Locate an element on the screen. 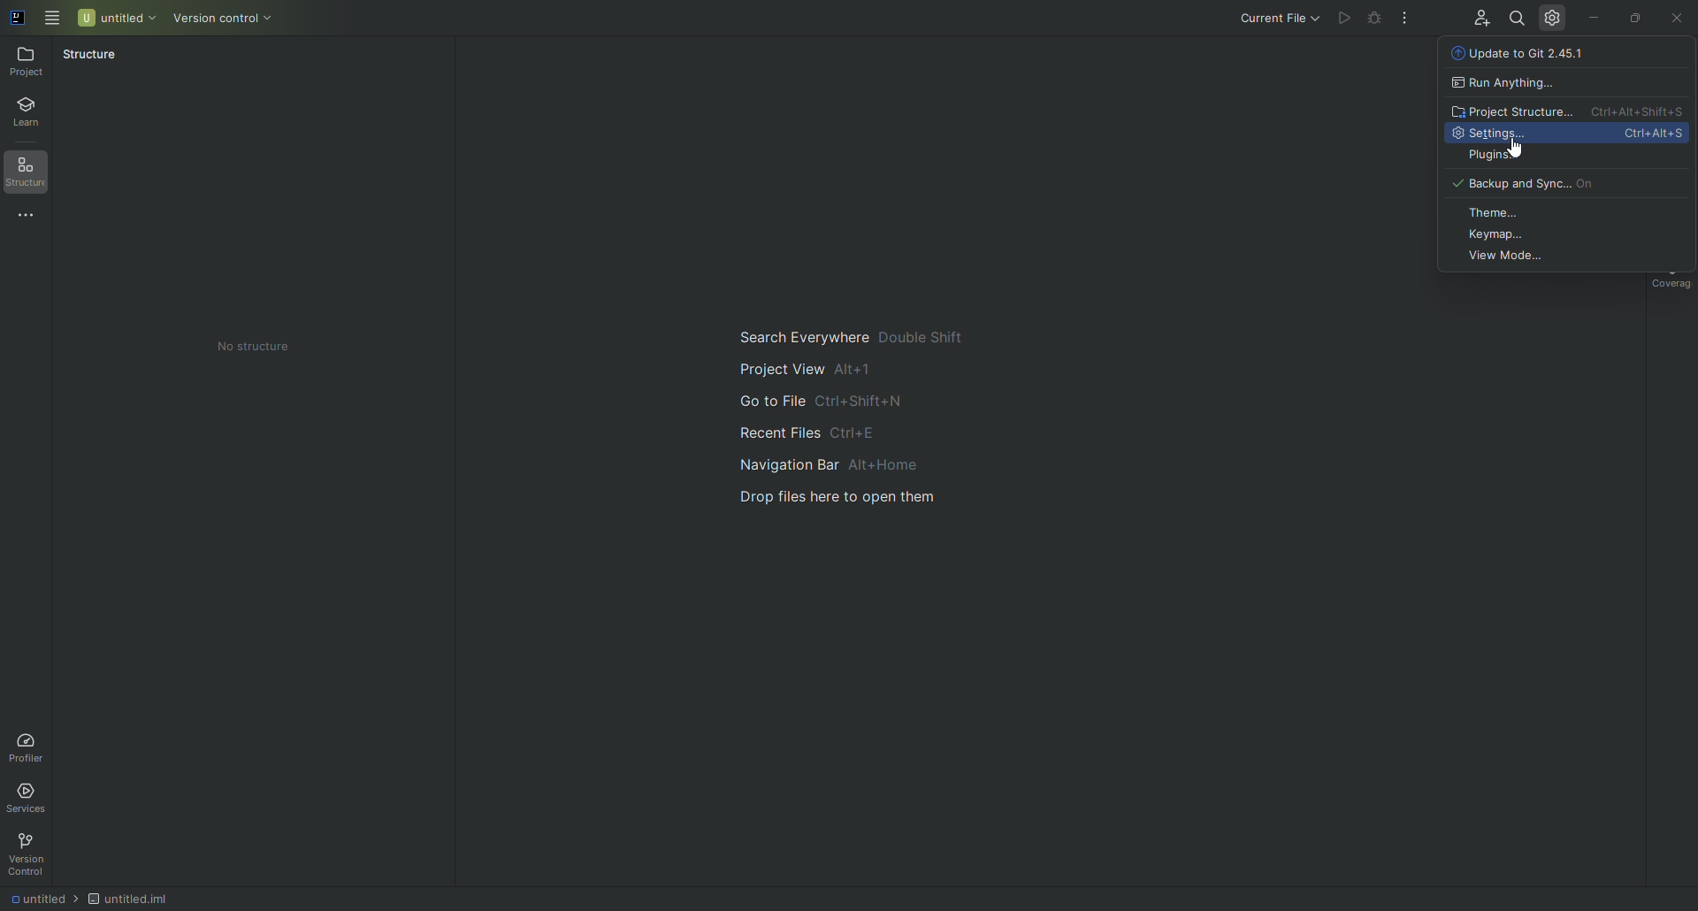 The image size is (1698, 911). Close is located at coordinates (1677, 19).